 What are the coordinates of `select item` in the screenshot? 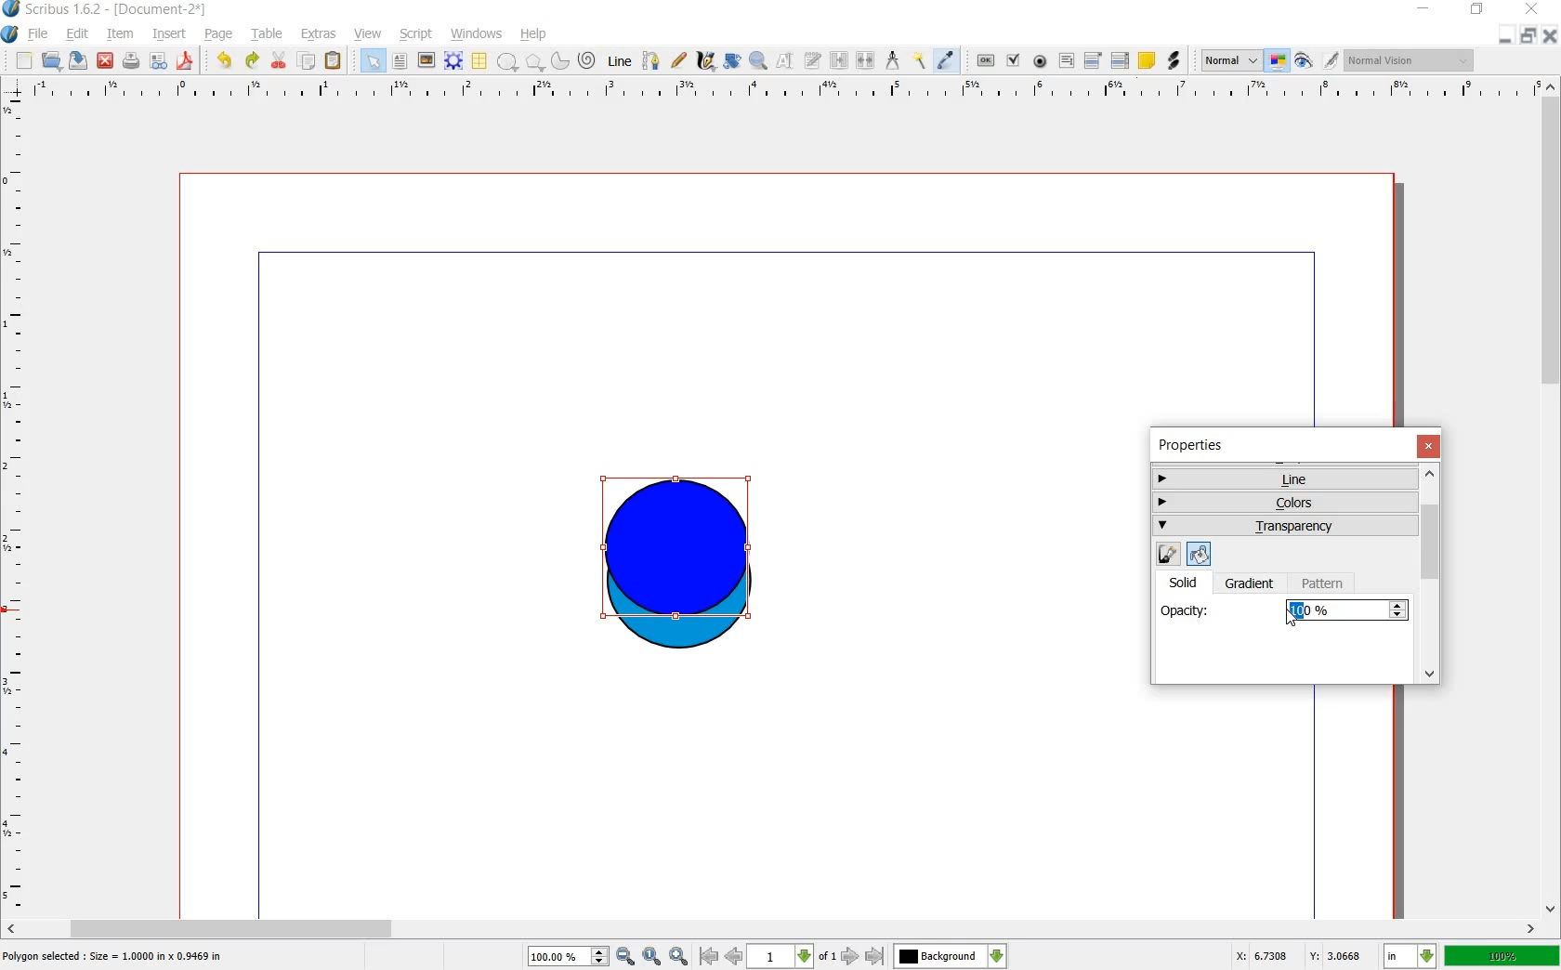 It's located at (373, 60).